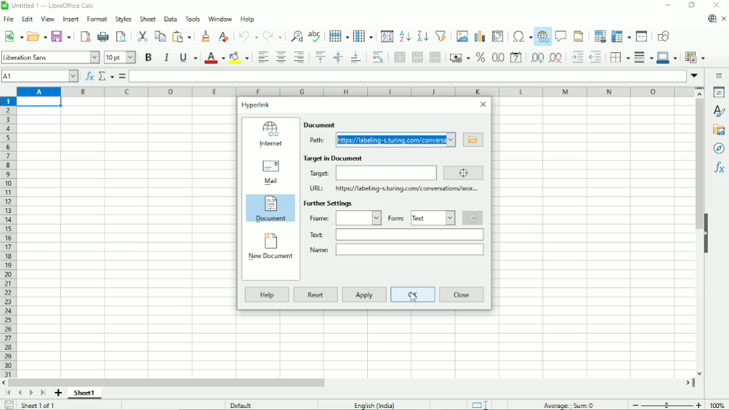 The width and height of the screenshot is (729, 410). Describe the element at coordinates (48, 18) in the screenshot. I see `view` at that location.